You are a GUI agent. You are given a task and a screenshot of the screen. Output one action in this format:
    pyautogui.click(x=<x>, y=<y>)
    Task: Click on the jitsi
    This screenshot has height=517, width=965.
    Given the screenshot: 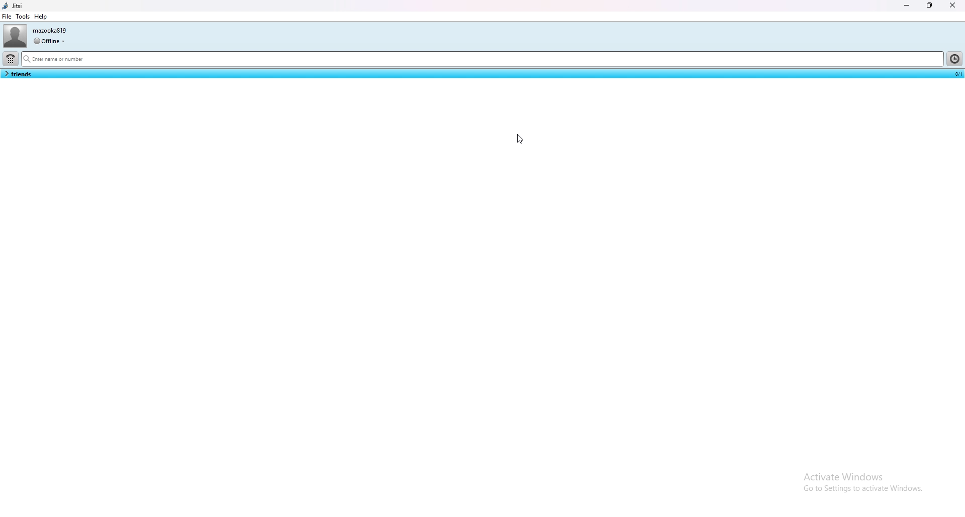 What is the action you would take?
    pyautogui.click(x=15, y=6)
    